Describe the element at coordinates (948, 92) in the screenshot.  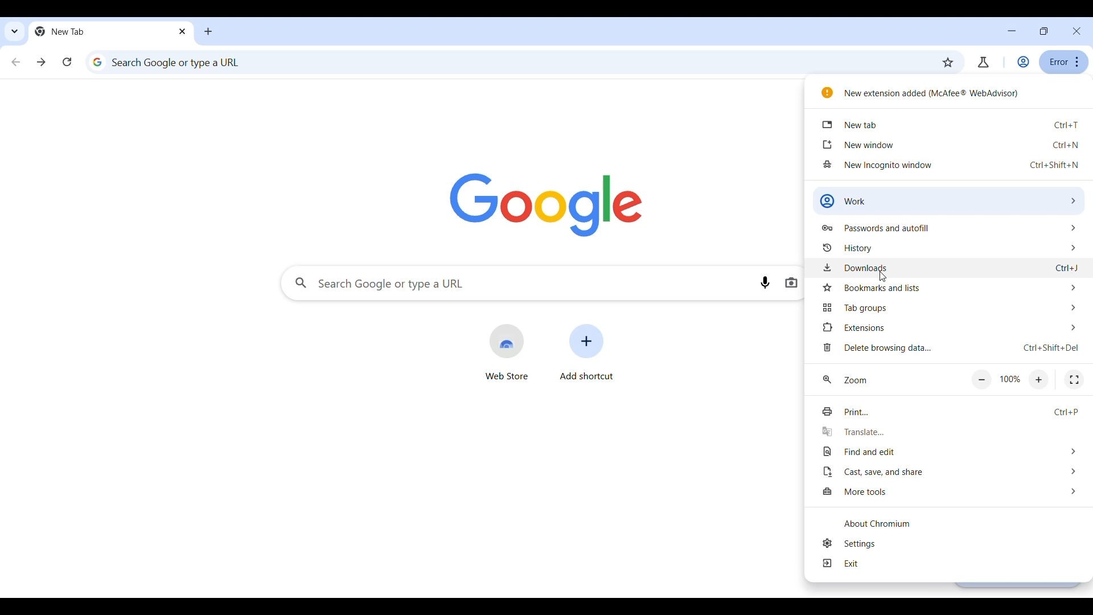
I see `New extension added (McAfee Webadvisor)` at that location.